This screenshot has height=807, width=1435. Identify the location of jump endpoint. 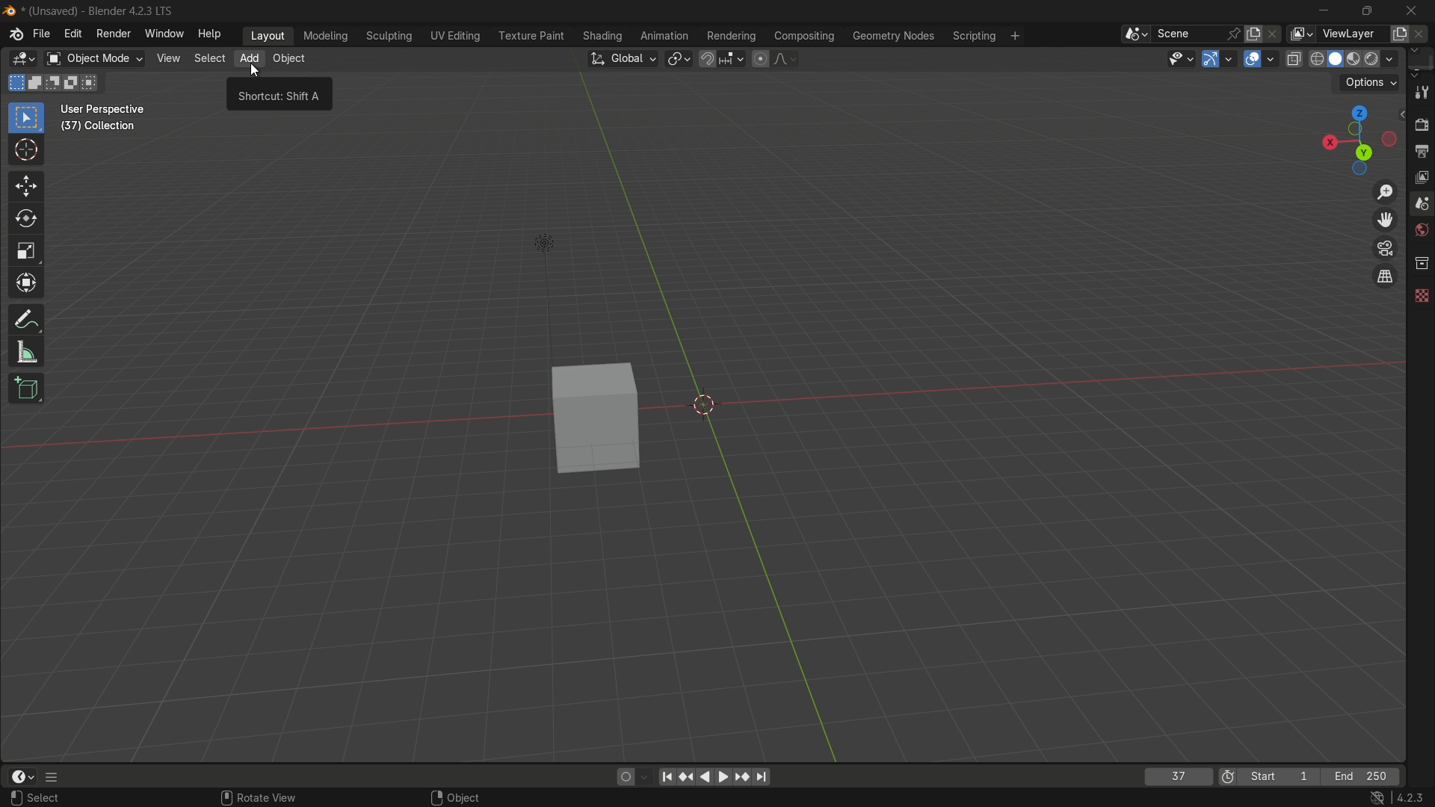
(763, 777).